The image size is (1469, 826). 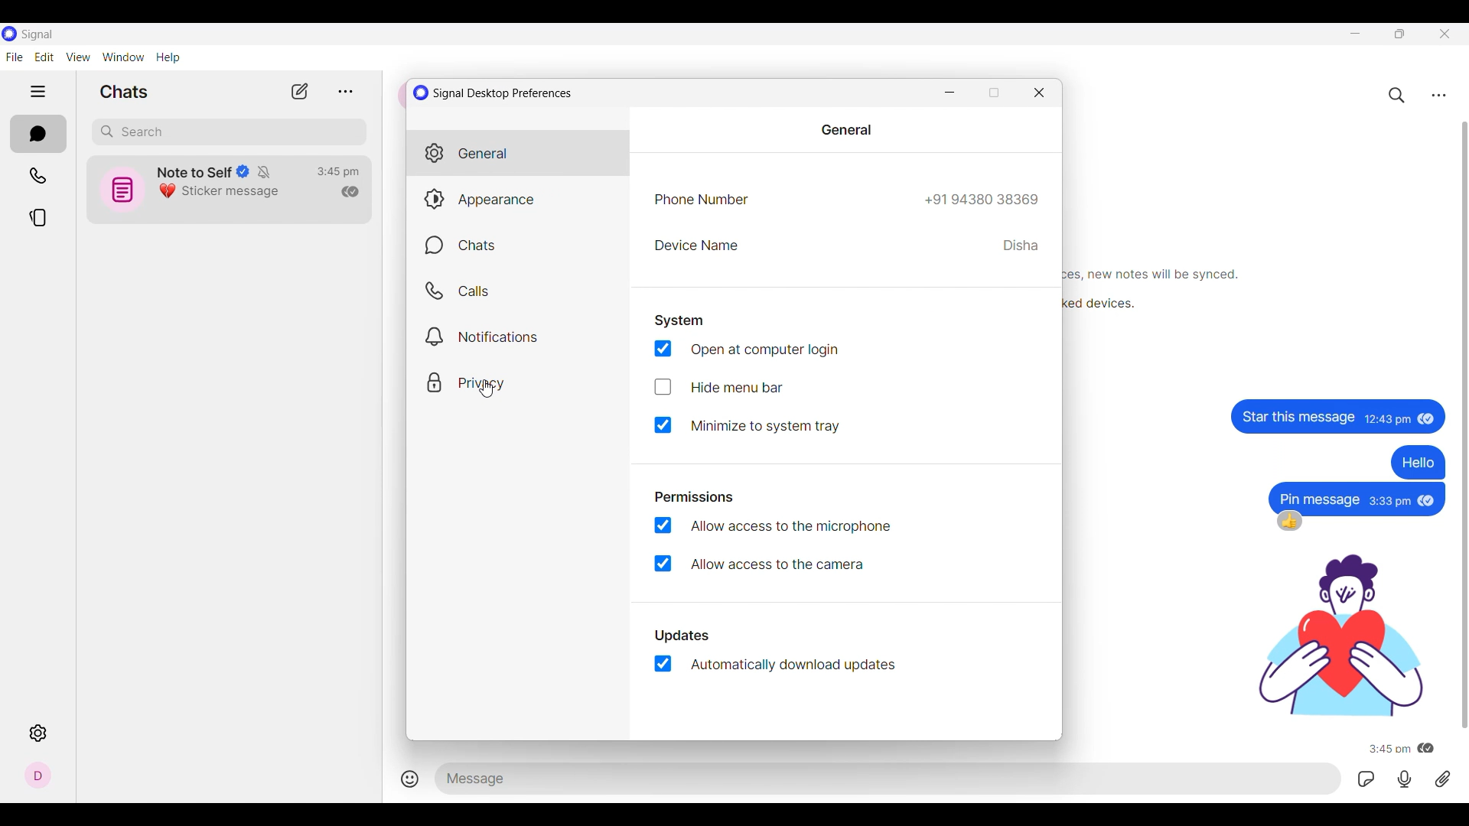 I want to click on Software logo, so click(x=10, y=34).